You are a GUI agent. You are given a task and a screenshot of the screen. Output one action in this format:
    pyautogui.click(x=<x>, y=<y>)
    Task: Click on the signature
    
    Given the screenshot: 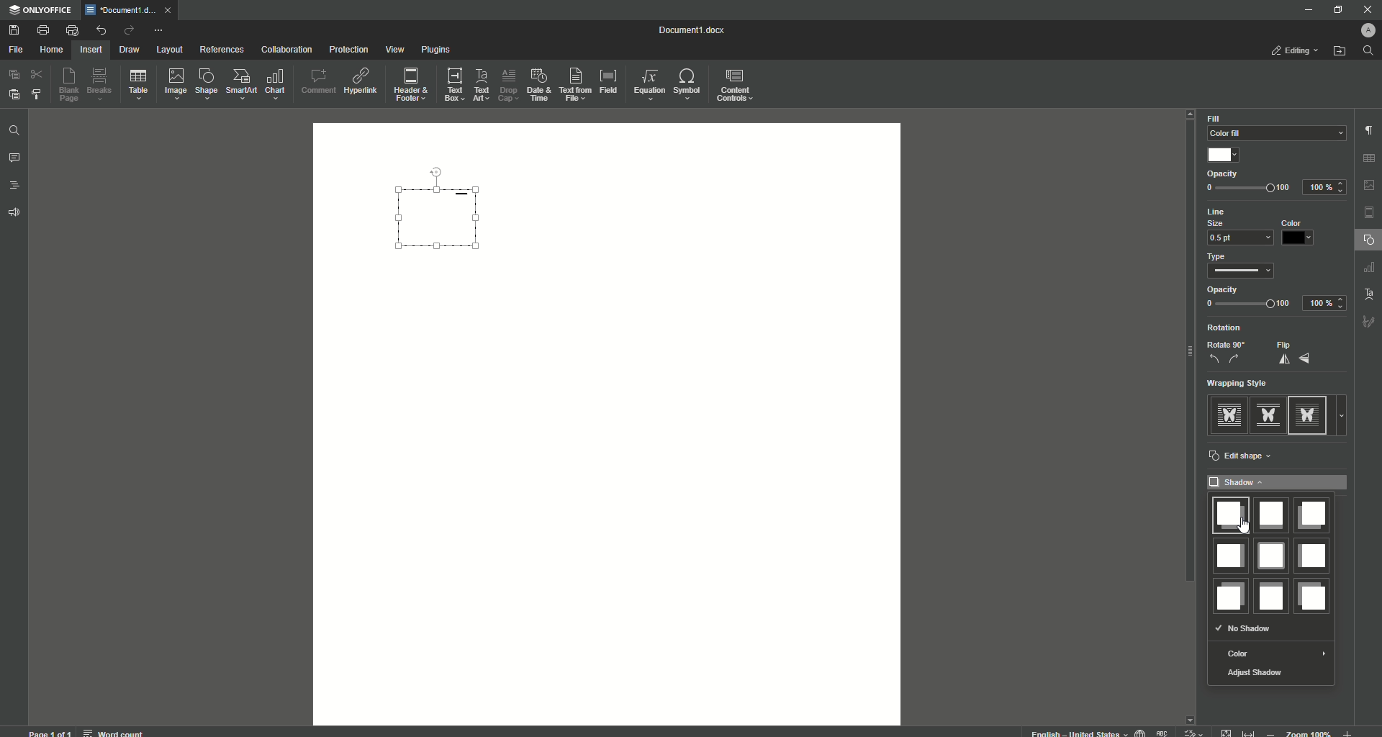 What is the action you would take?
    pyautogui.click(x=1369, y=323)
    